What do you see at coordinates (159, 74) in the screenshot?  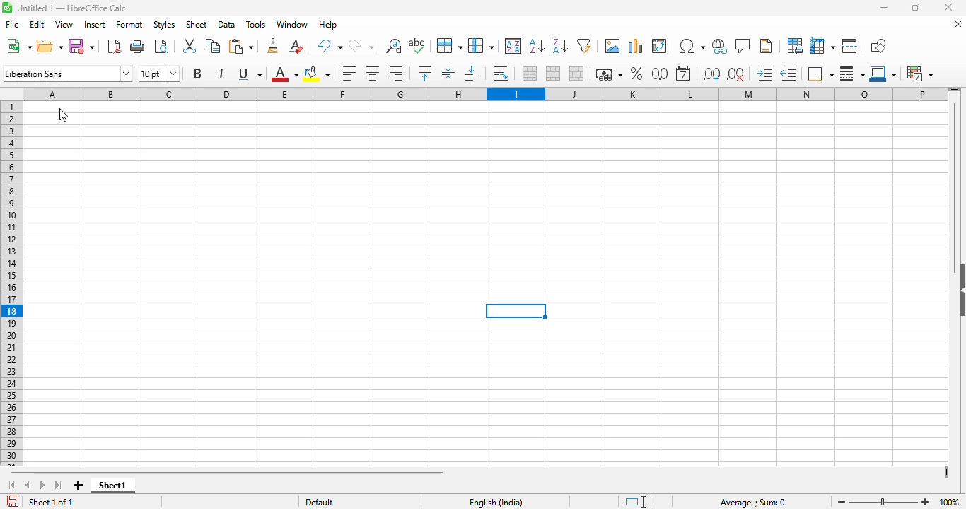 I see `font size` at bounding box center [159, 74].